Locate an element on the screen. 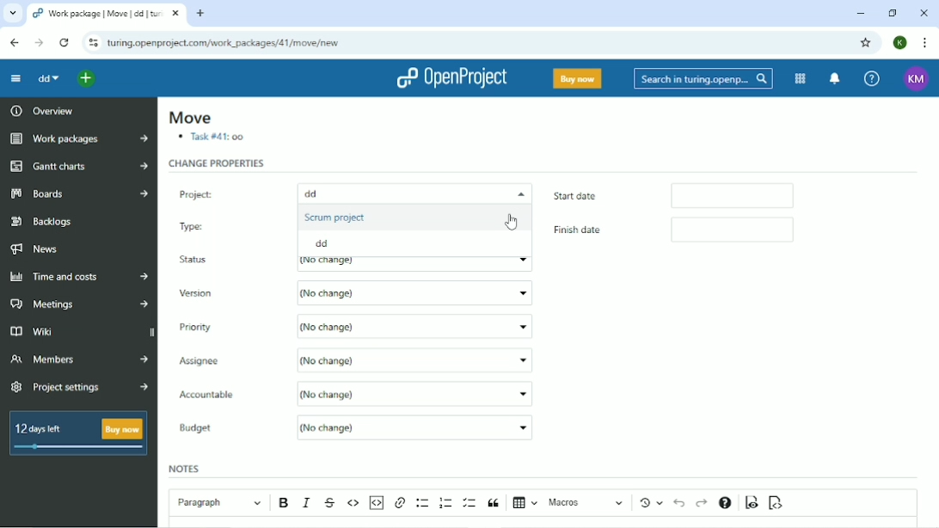 The height and width of the screenshot is (528, 939). Notes is located at coordinates (186, 468).